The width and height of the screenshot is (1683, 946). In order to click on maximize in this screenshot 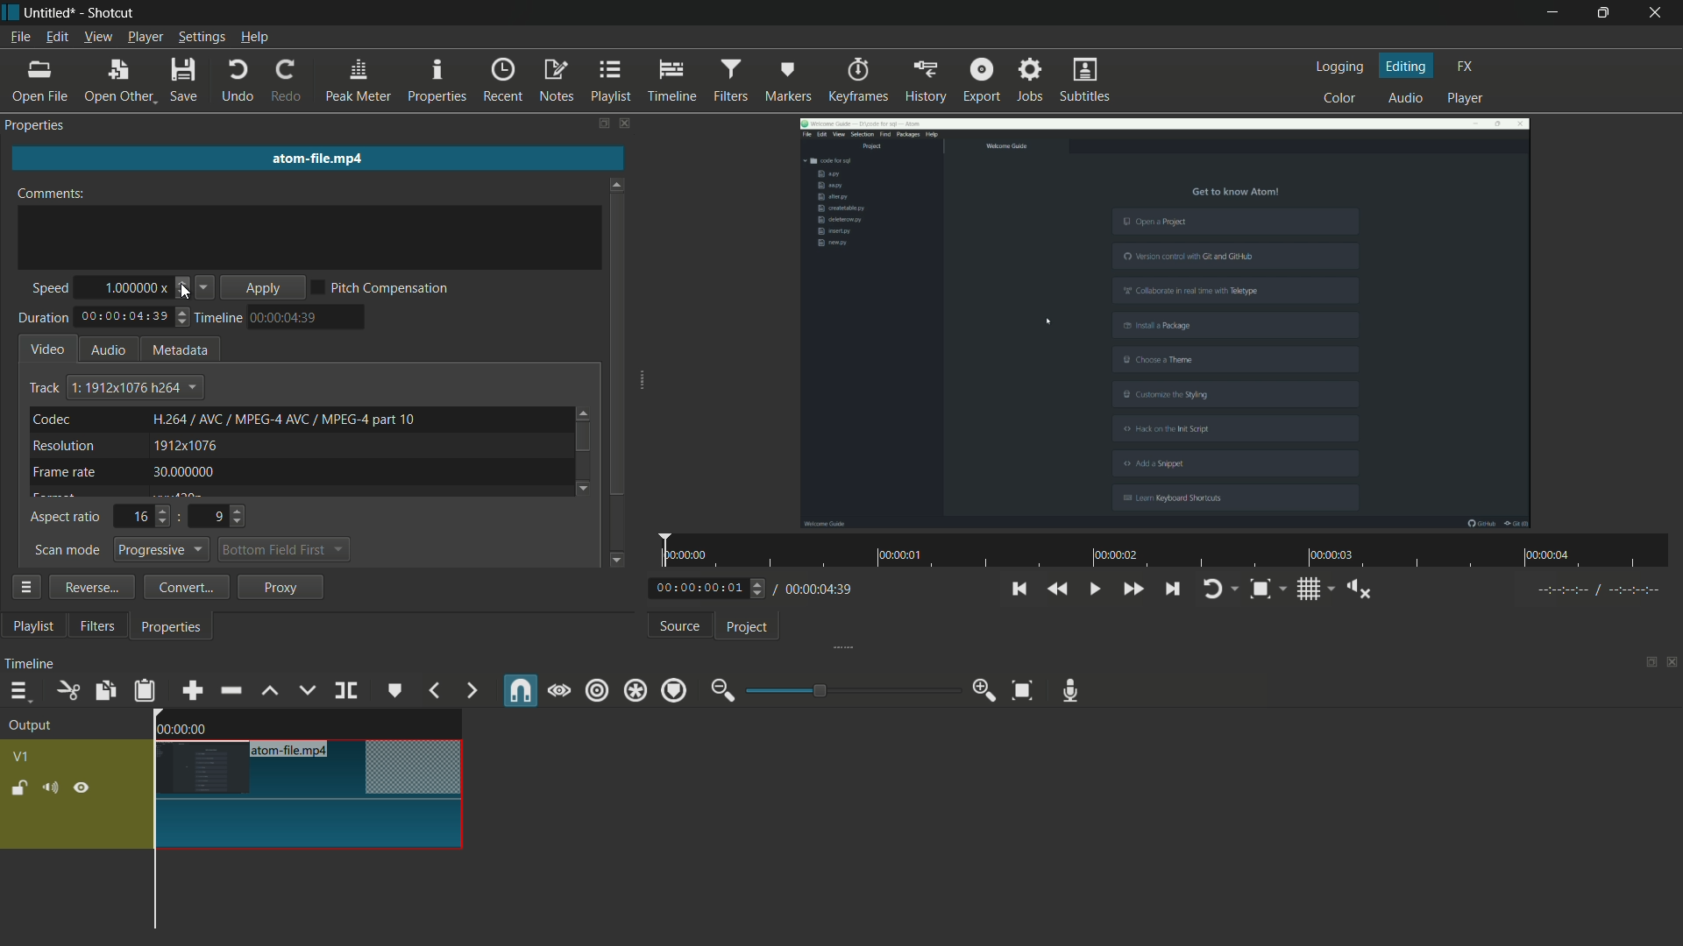, I will do `click(1600, 13)`.